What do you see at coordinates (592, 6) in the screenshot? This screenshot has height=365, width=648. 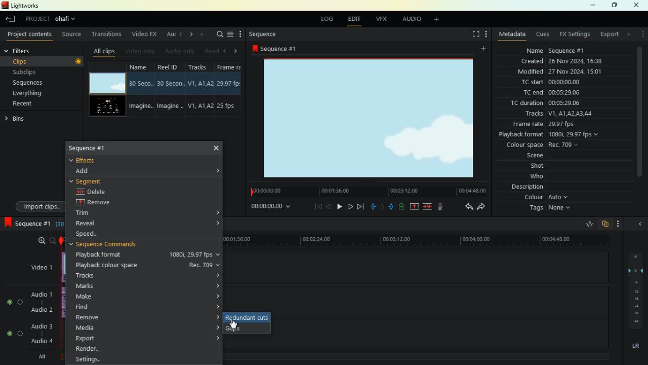 I see `minimize` at bounding box center [592, 6].